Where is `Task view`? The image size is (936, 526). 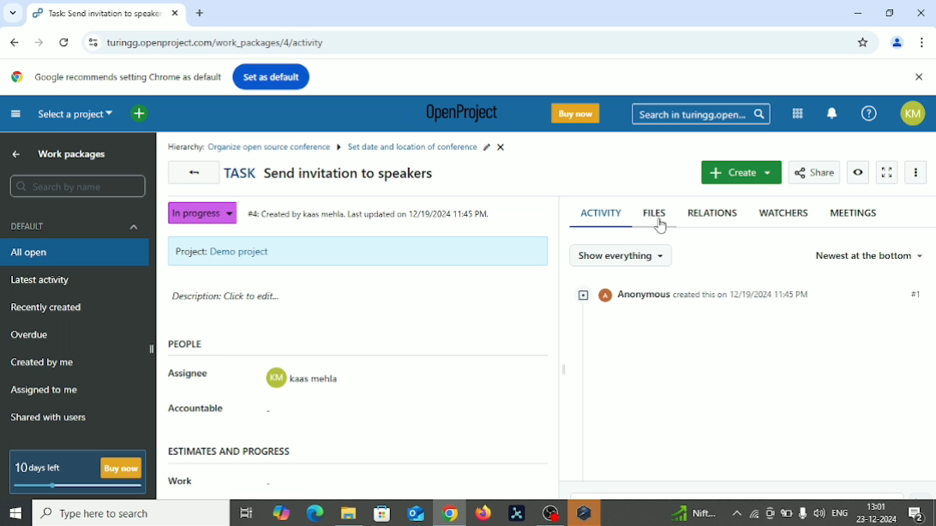 Task view is located at coordinates (246, 515).